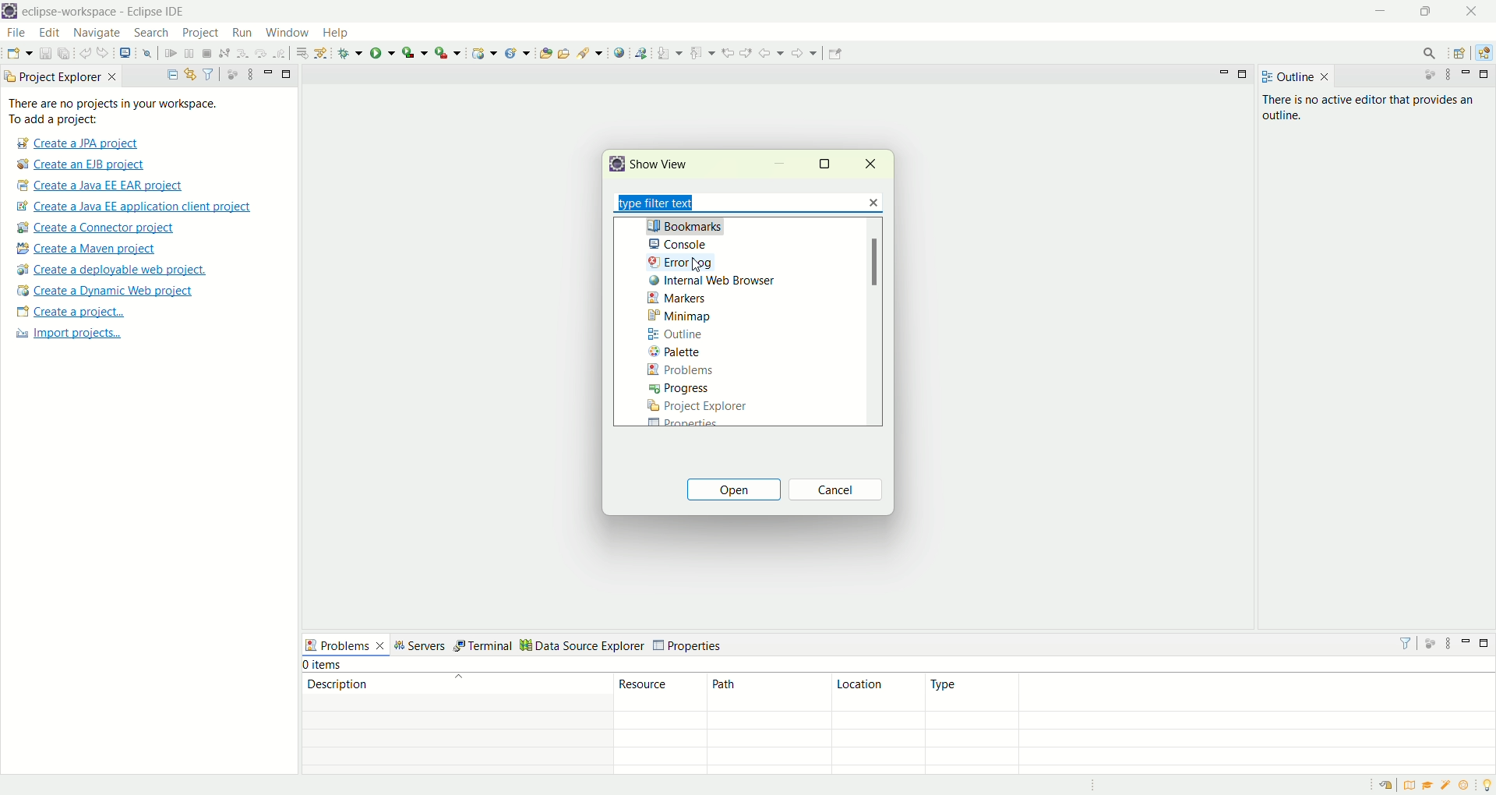 This screenshot has width=1496, height=795. What do you see at coordinates (826, 164) in the screenshot?
I see `maximize` at bounding box center [826, 164].